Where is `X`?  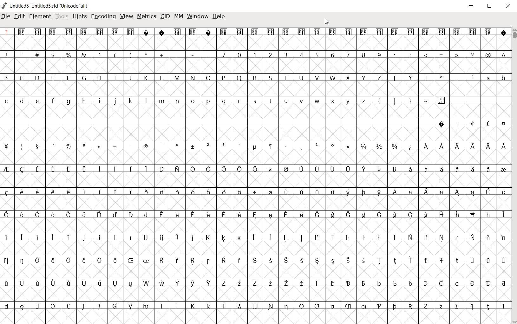
X is located at coordinates (348, 78).